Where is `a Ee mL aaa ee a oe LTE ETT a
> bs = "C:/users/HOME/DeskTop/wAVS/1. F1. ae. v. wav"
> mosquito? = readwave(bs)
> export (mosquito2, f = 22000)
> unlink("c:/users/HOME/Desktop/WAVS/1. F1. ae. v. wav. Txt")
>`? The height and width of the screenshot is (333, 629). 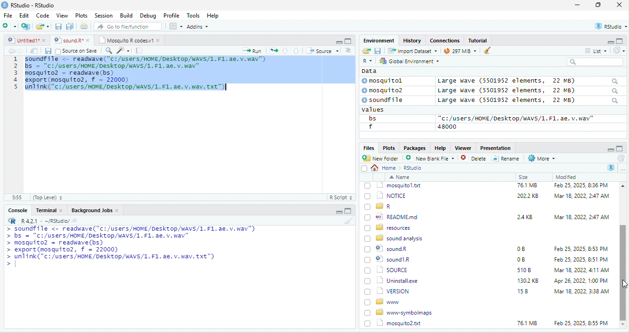 a Ee mL aaa ee a oe LTE ETT a
> bs = "C:/users/HOME/DeskTop/wAVS/1. F1. ae. v. wav"
> mosquito? = readwave(bs)
> export (mosquito2, f = 22000)
> unlink("c:/users/HOME/Desktop/WAVS/1. F1. ae. v. wav. Txt")
> is located at coordinates (145, 256).